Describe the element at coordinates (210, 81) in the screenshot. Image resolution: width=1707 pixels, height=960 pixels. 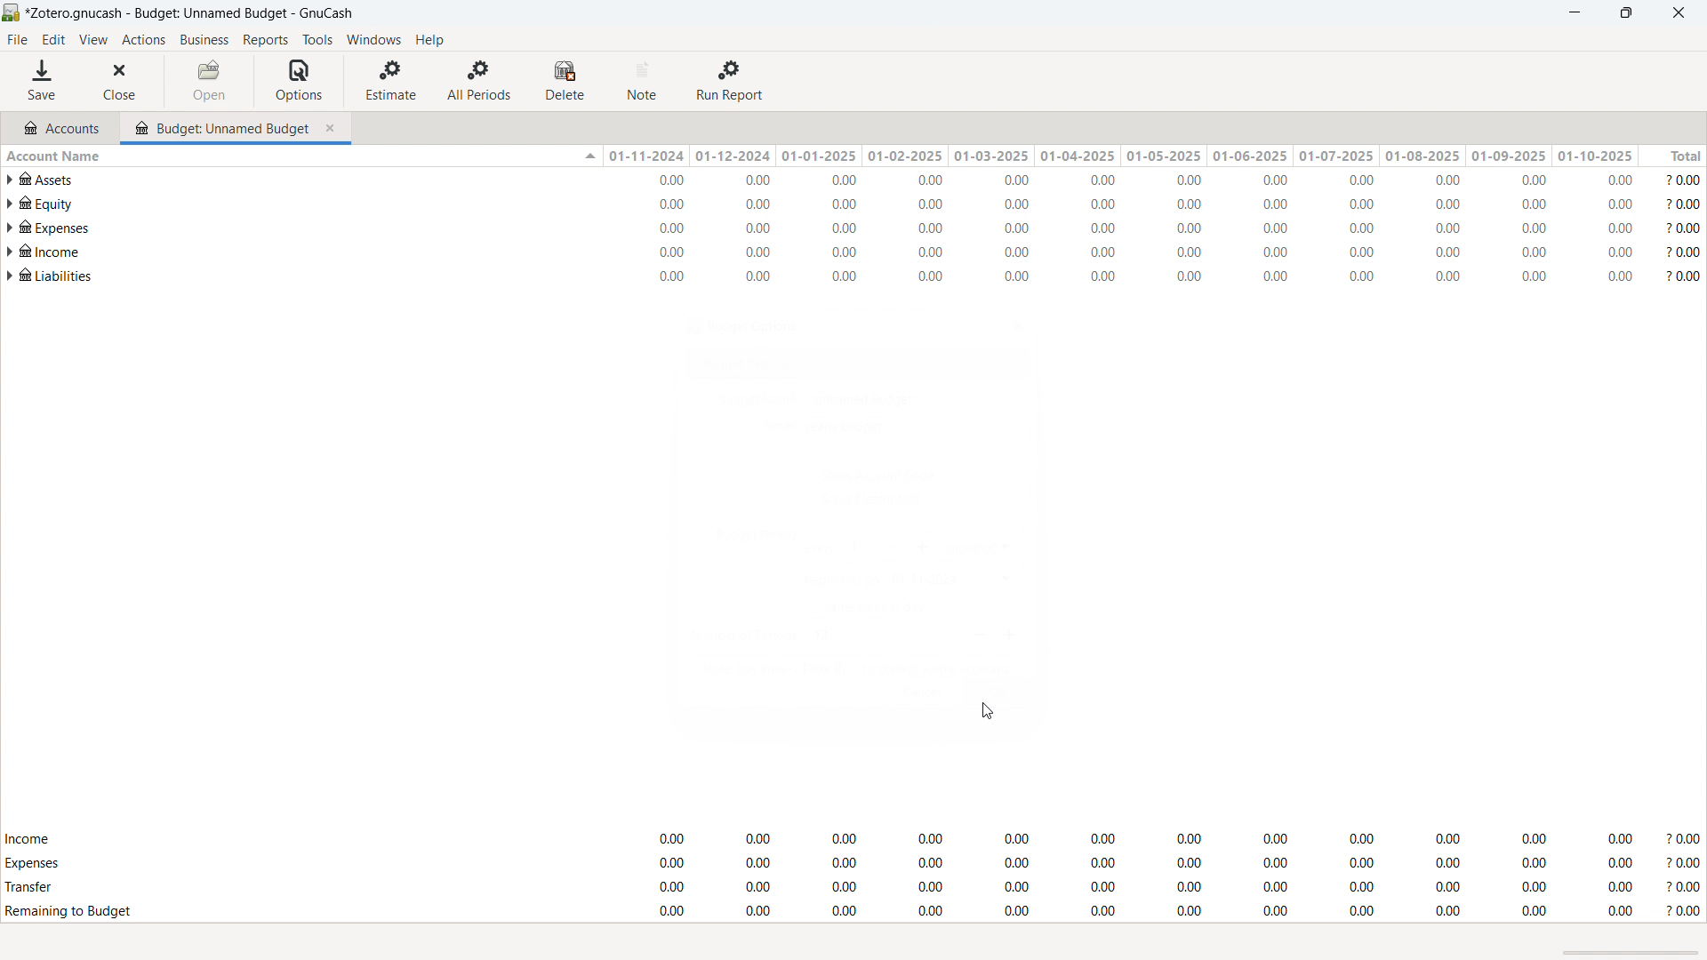
I see `open` at that location.